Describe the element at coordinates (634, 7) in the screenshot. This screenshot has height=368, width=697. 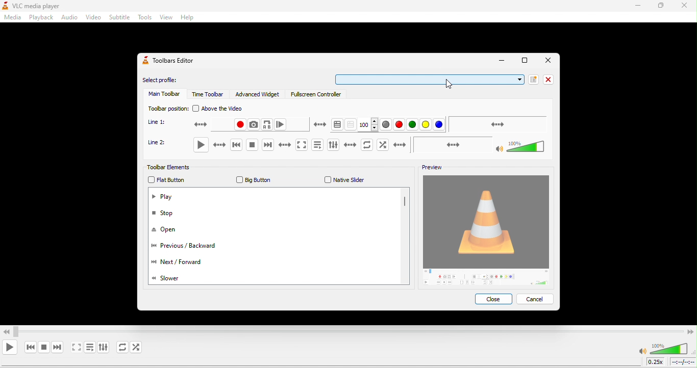
I see `minimize` at that location.